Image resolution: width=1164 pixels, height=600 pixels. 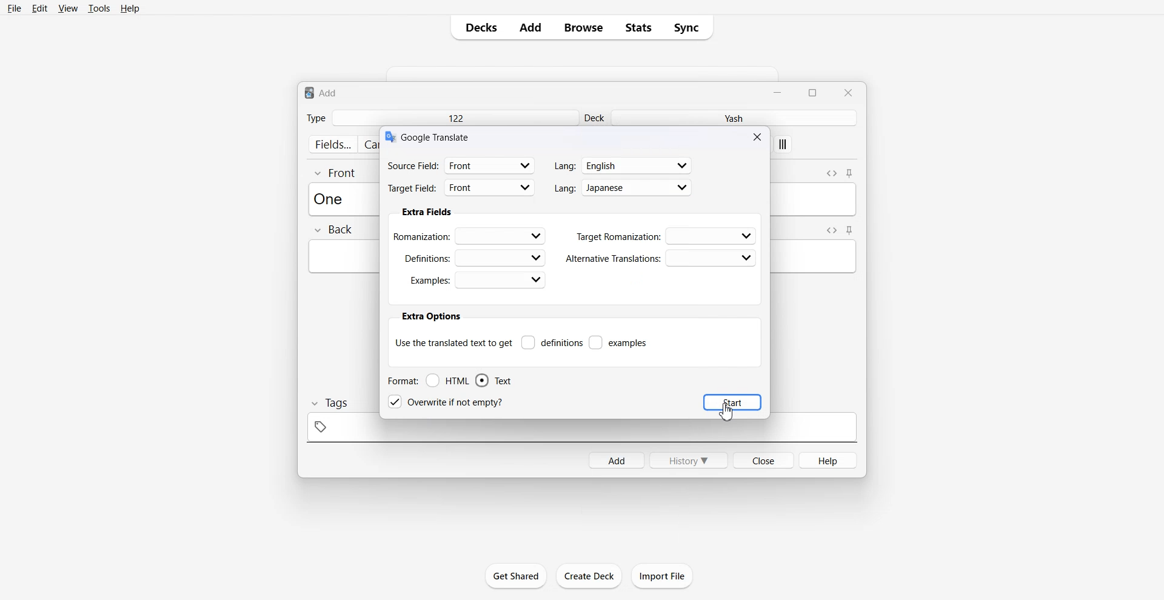 I want to click on File, so click(x=15, y=8).